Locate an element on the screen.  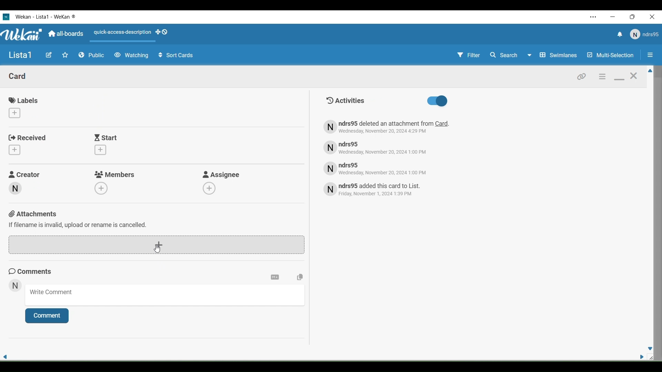
WeKan is located at coordinates (22, 34).